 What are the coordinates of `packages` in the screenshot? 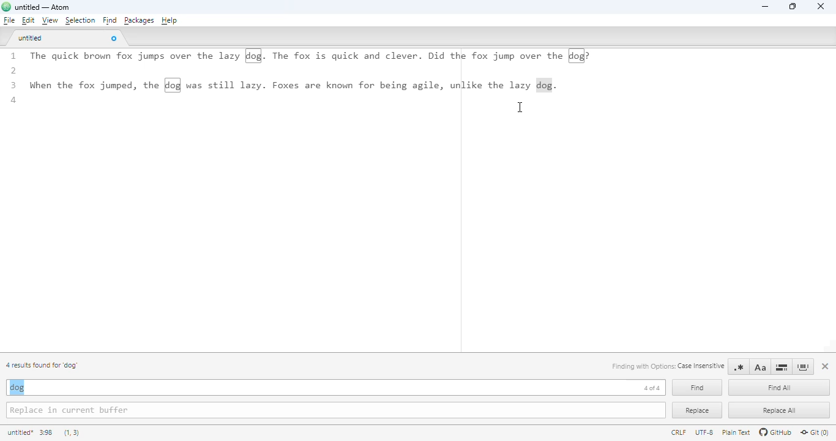 It's located at (139, 20).